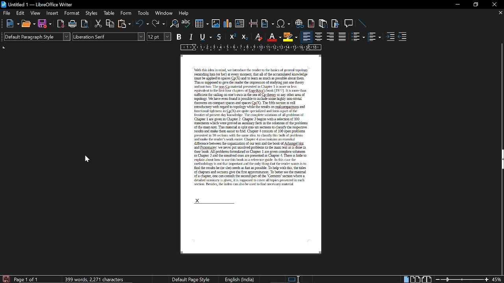 This screenshot has height=283, width=504. Describe the element at coordinates (36, 36) in the screenshot. I see `paragraph style` at that location.